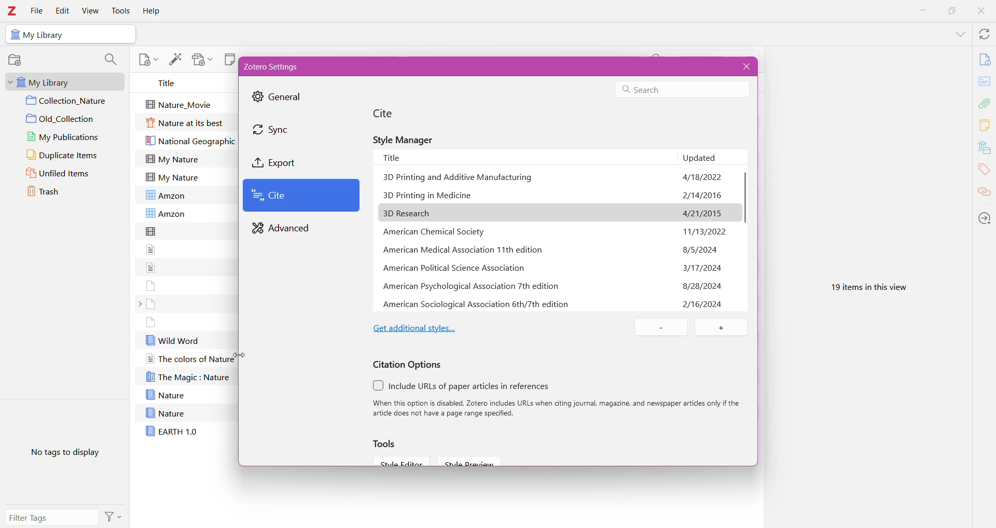 The image size is (996, 528). What do you see at coordinates (191, 142) in the screenshot?
I see `National Geographic` at bounding box center [191, 142].